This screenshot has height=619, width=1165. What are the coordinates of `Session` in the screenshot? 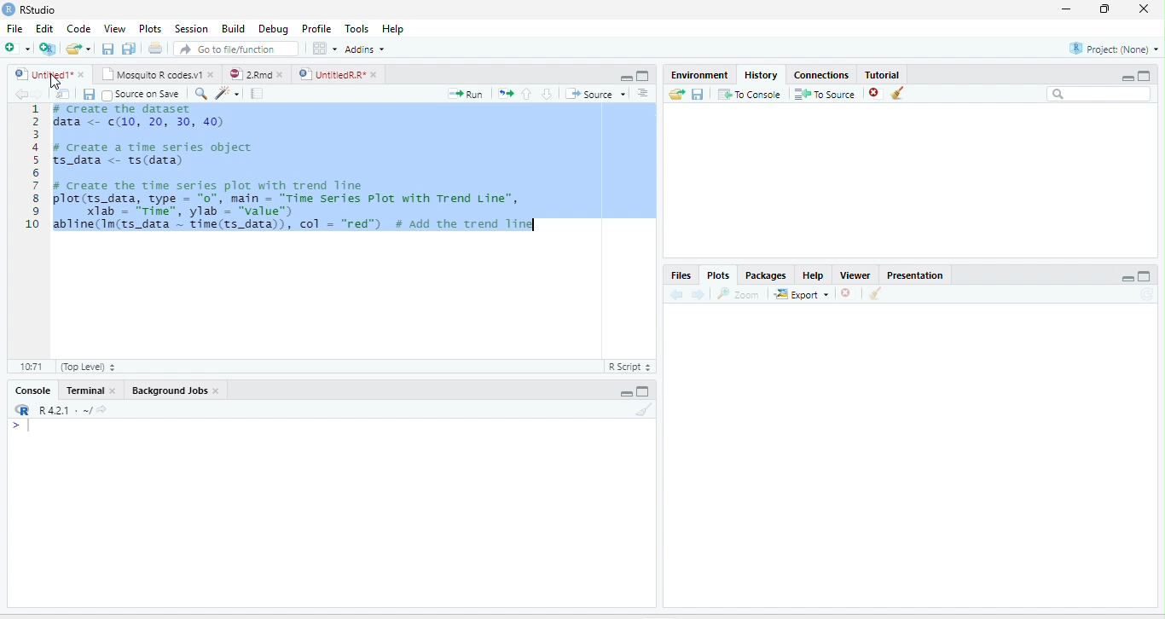 It's located at (192, 28).